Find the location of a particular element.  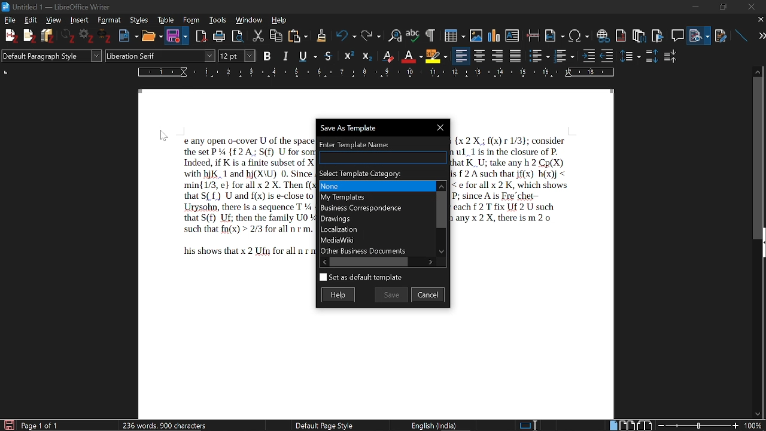

 is located at coordinates (429, 35).